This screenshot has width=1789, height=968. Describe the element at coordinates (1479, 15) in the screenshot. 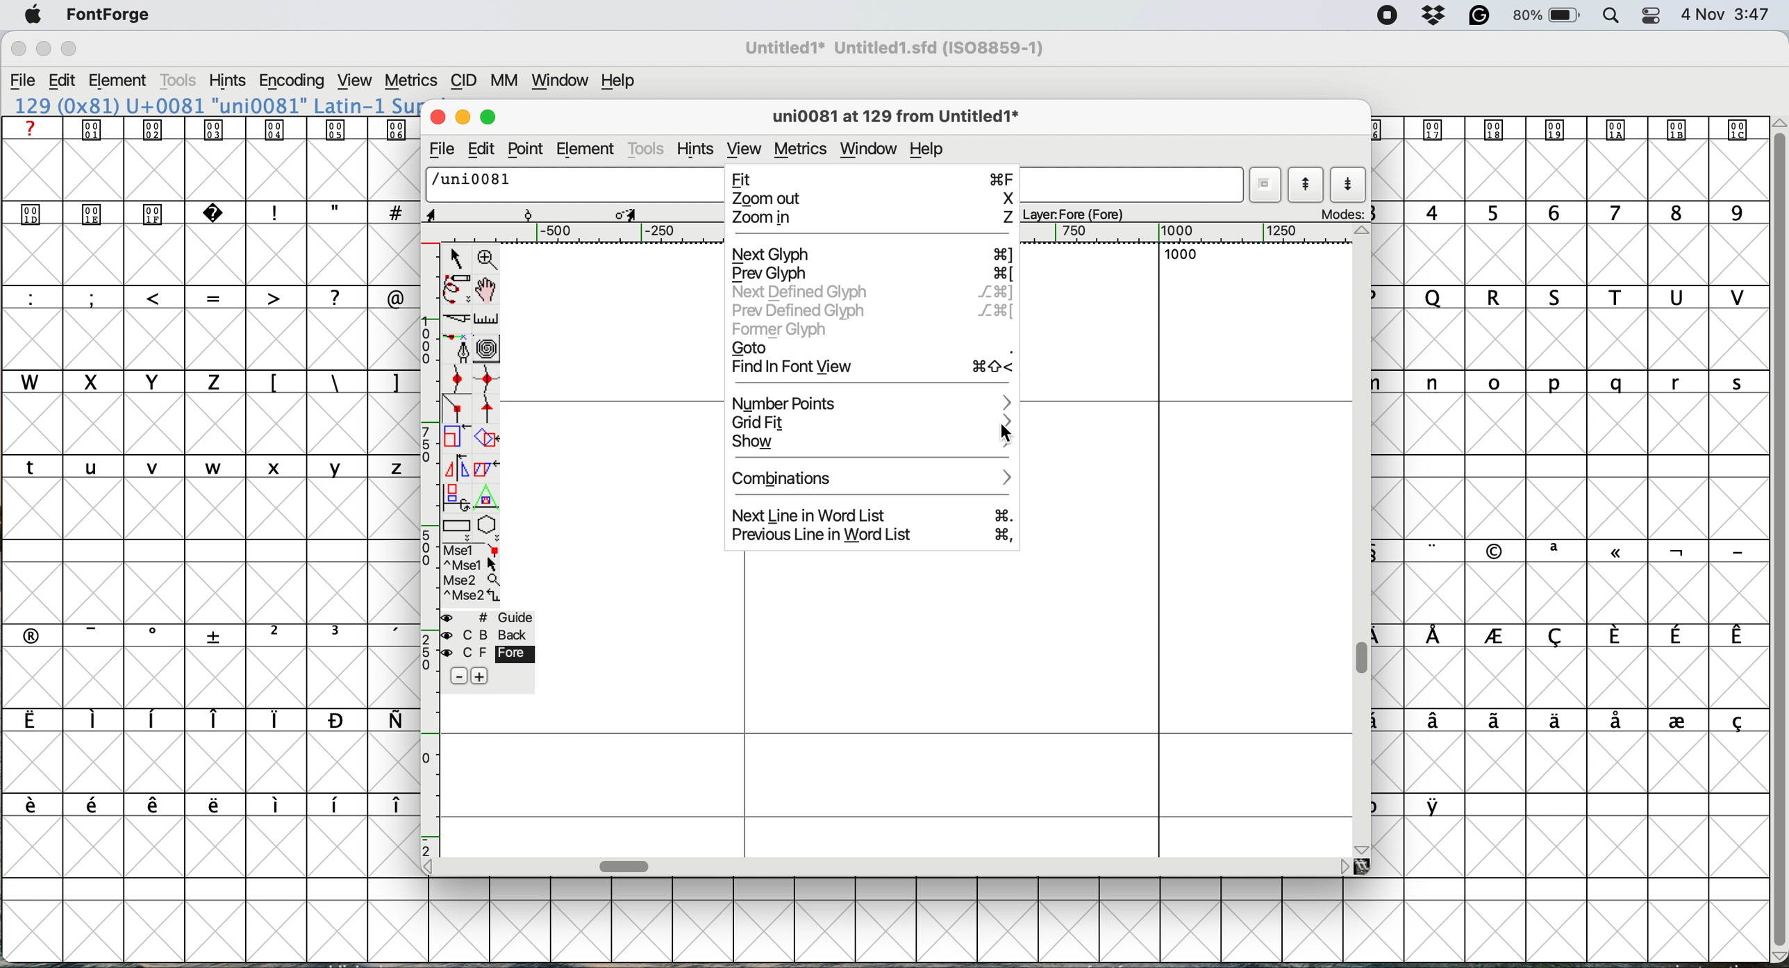

I see `Grammarly Icon` at that location.